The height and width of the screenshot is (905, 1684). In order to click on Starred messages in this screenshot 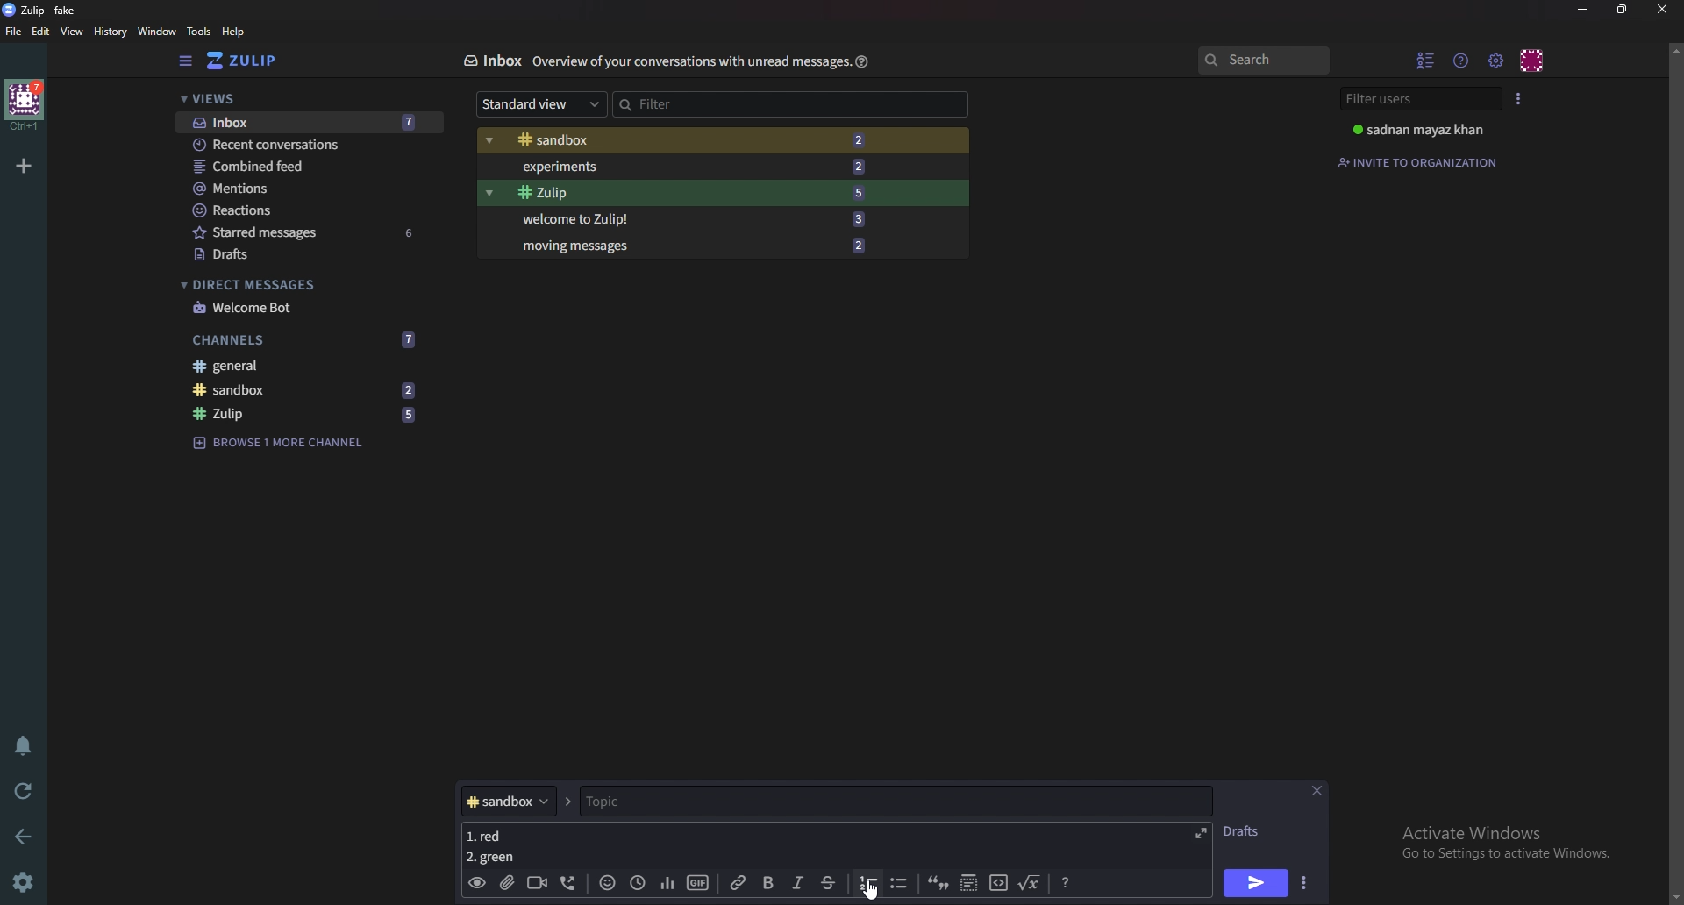, I will do `click(307, 232)`.